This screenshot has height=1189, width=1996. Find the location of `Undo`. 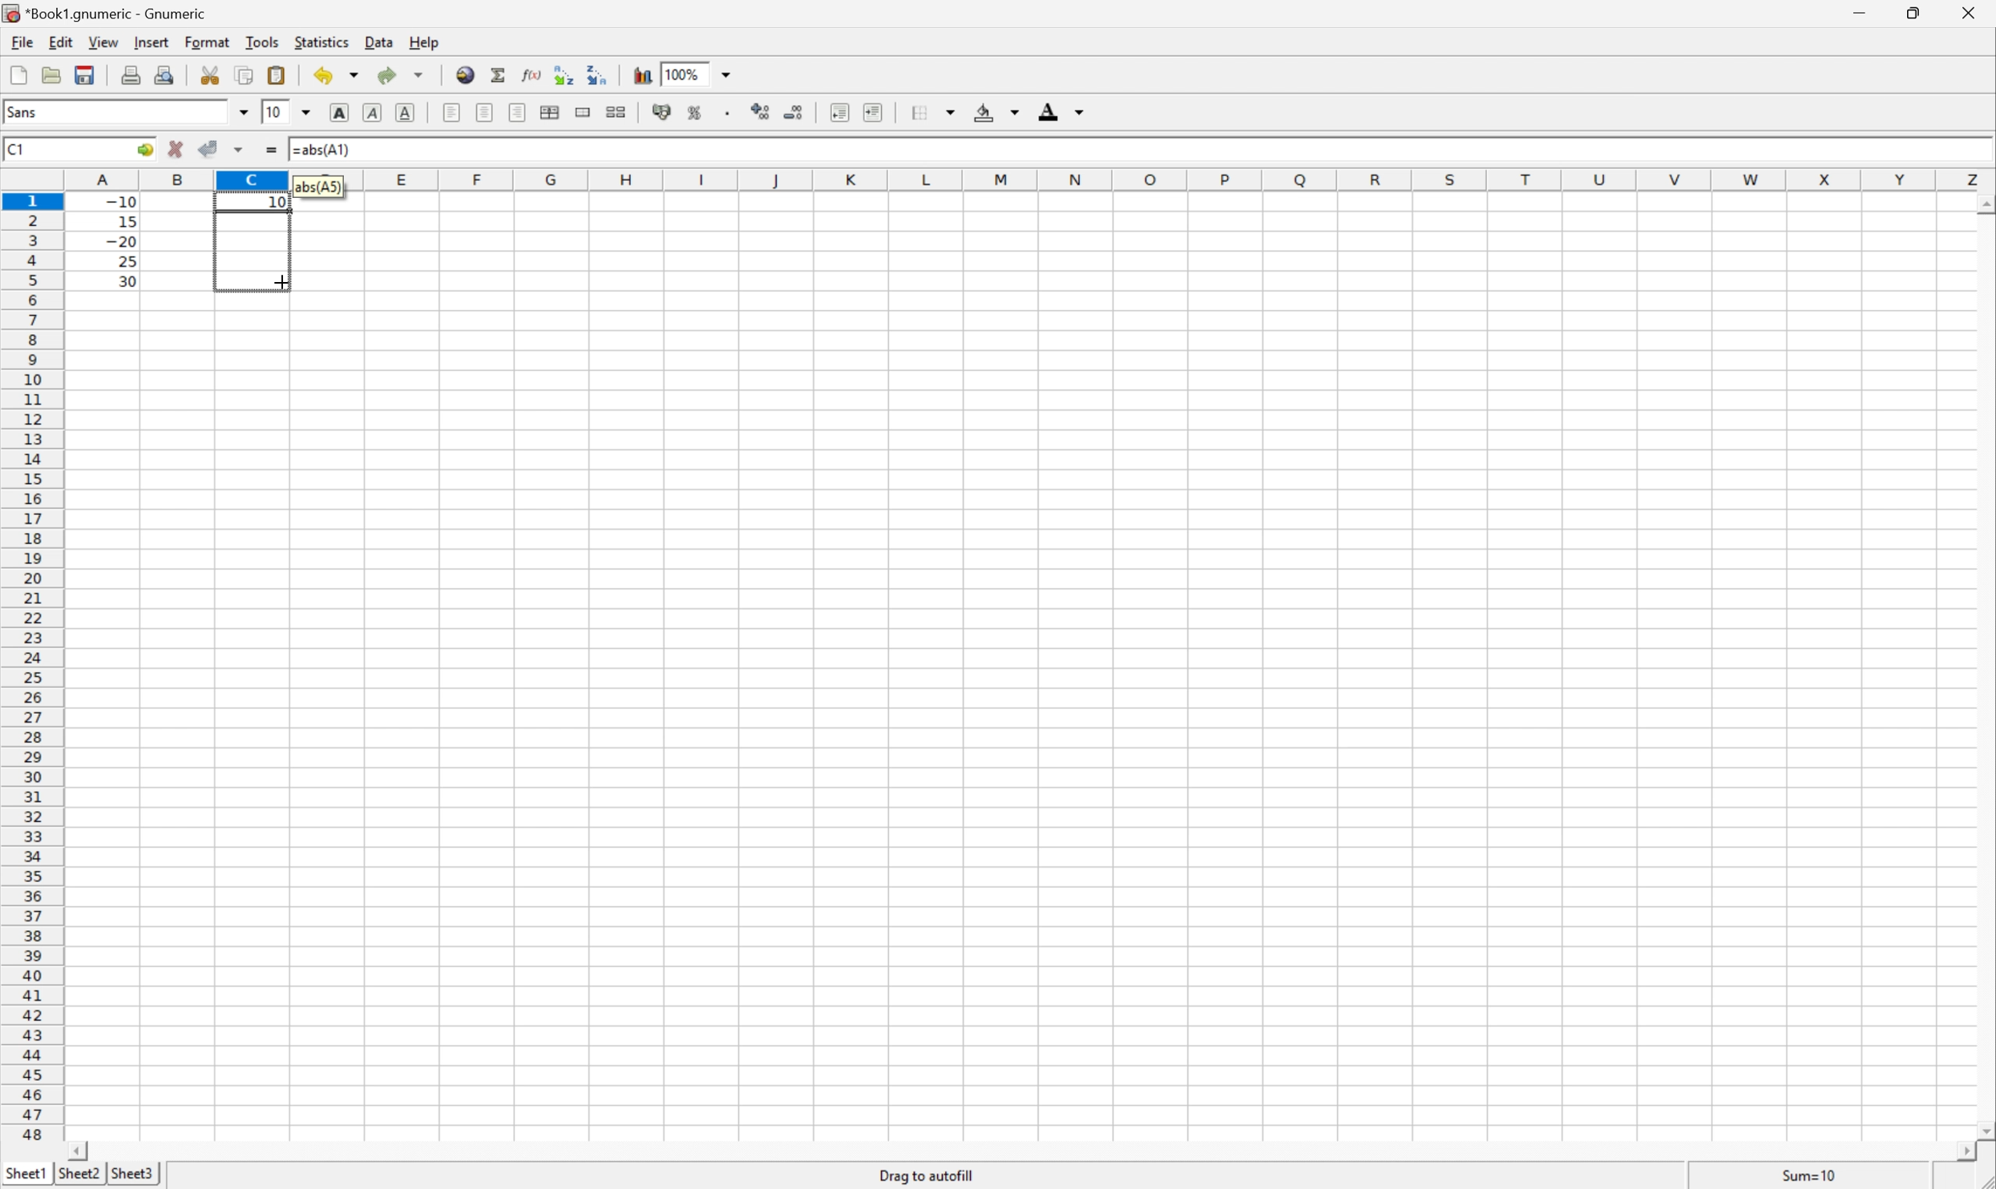

Undo is located at coordinates (338, 75).